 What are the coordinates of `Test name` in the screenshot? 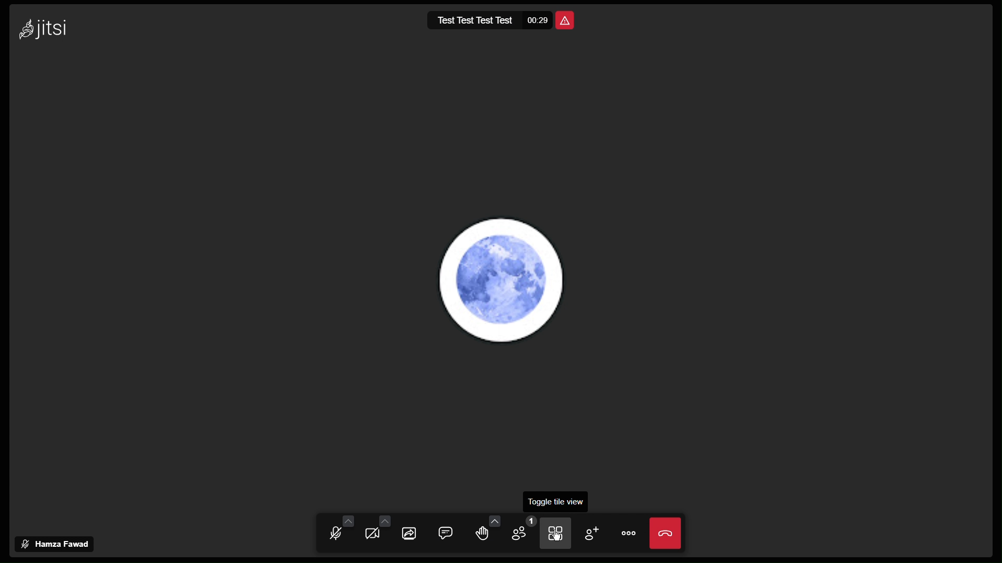 It's located at (474, 22).